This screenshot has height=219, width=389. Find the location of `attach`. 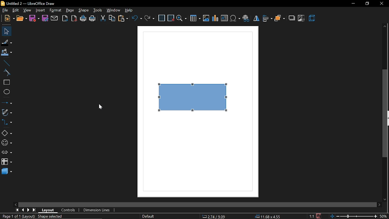

attach is located at coordinates (54, 19).